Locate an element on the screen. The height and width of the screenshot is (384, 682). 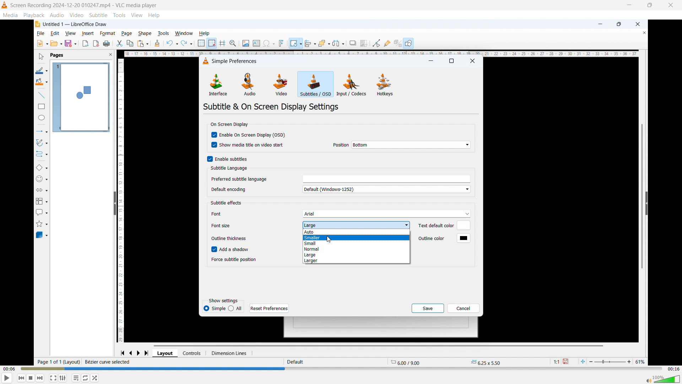
Cursor is located at coordinates (330, 240).